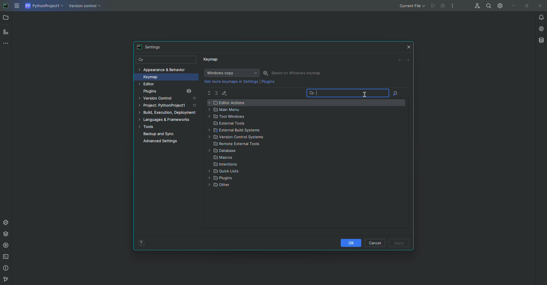  I want to click on Collapse, so click(217, 93).